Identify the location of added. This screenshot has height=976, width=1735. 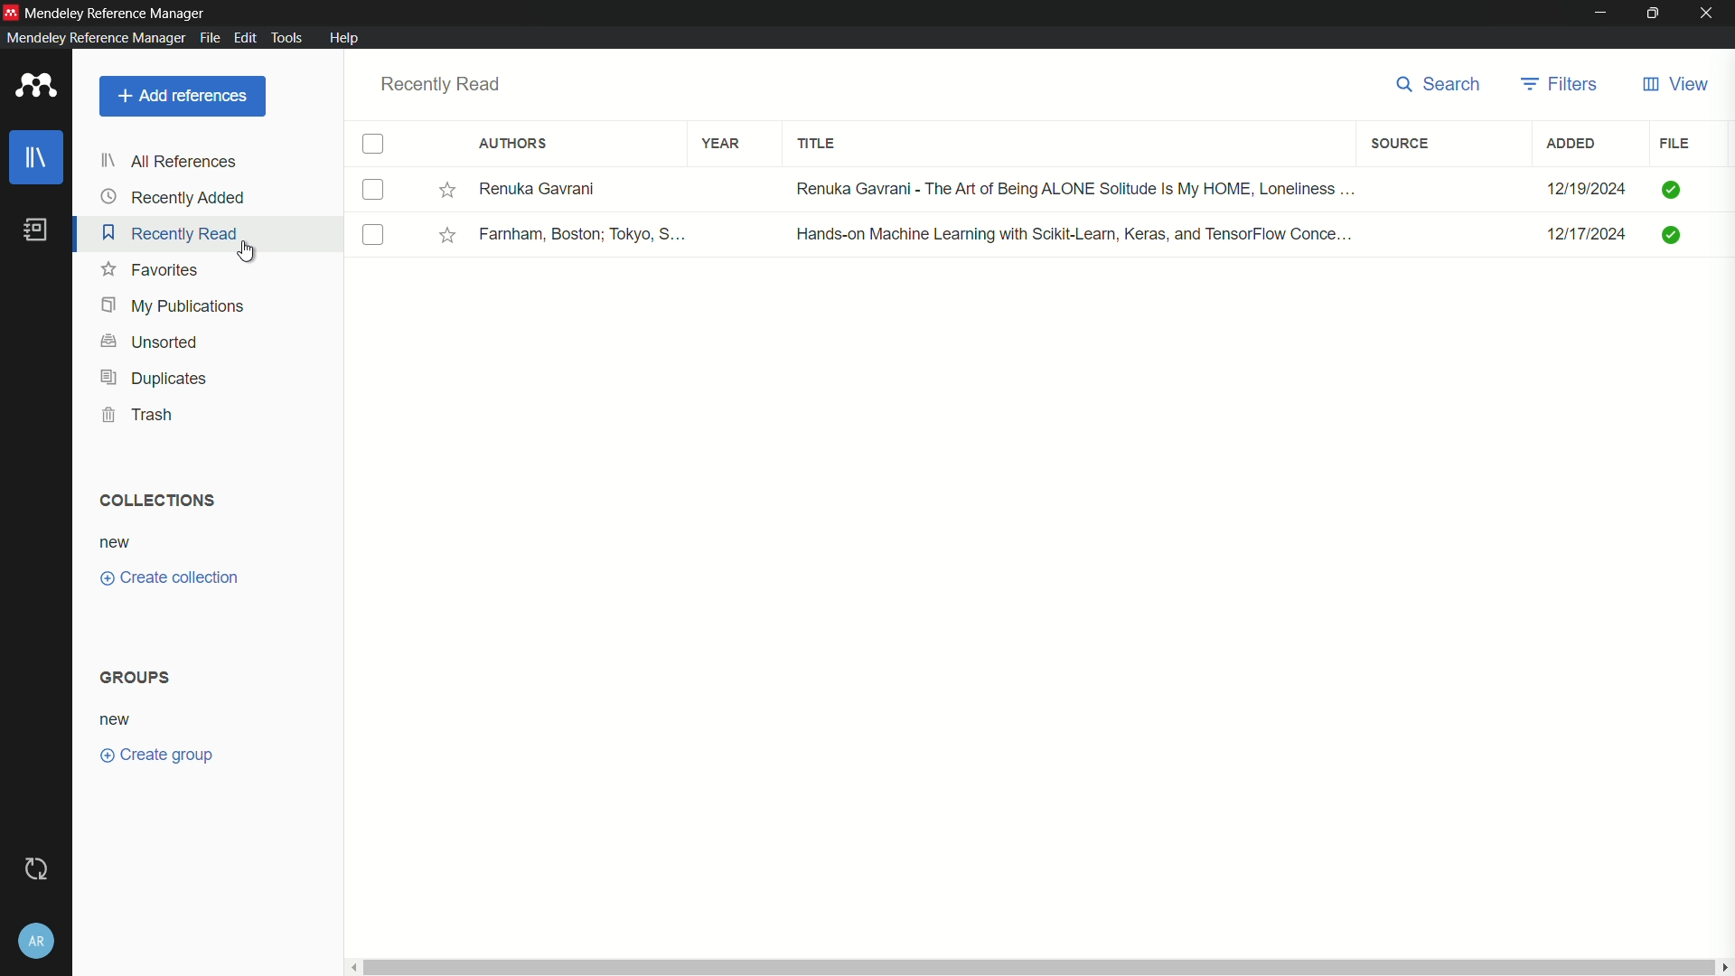
(1574, 143).